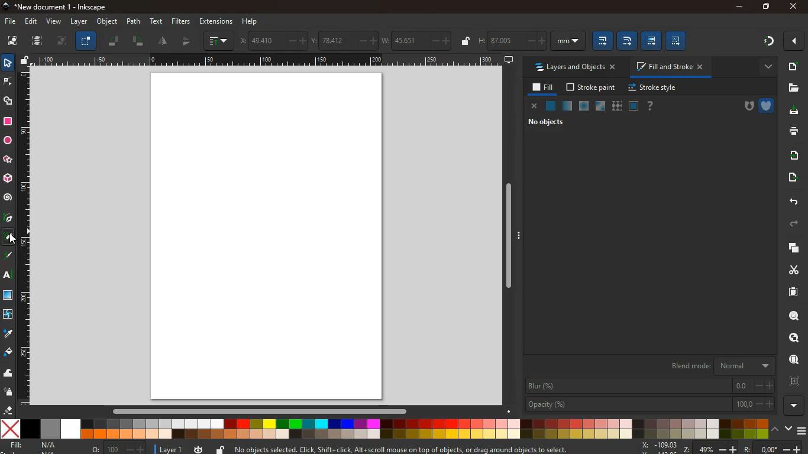 This screenshot has height=454, width=808. I want to click on edge, so click(8, 84).